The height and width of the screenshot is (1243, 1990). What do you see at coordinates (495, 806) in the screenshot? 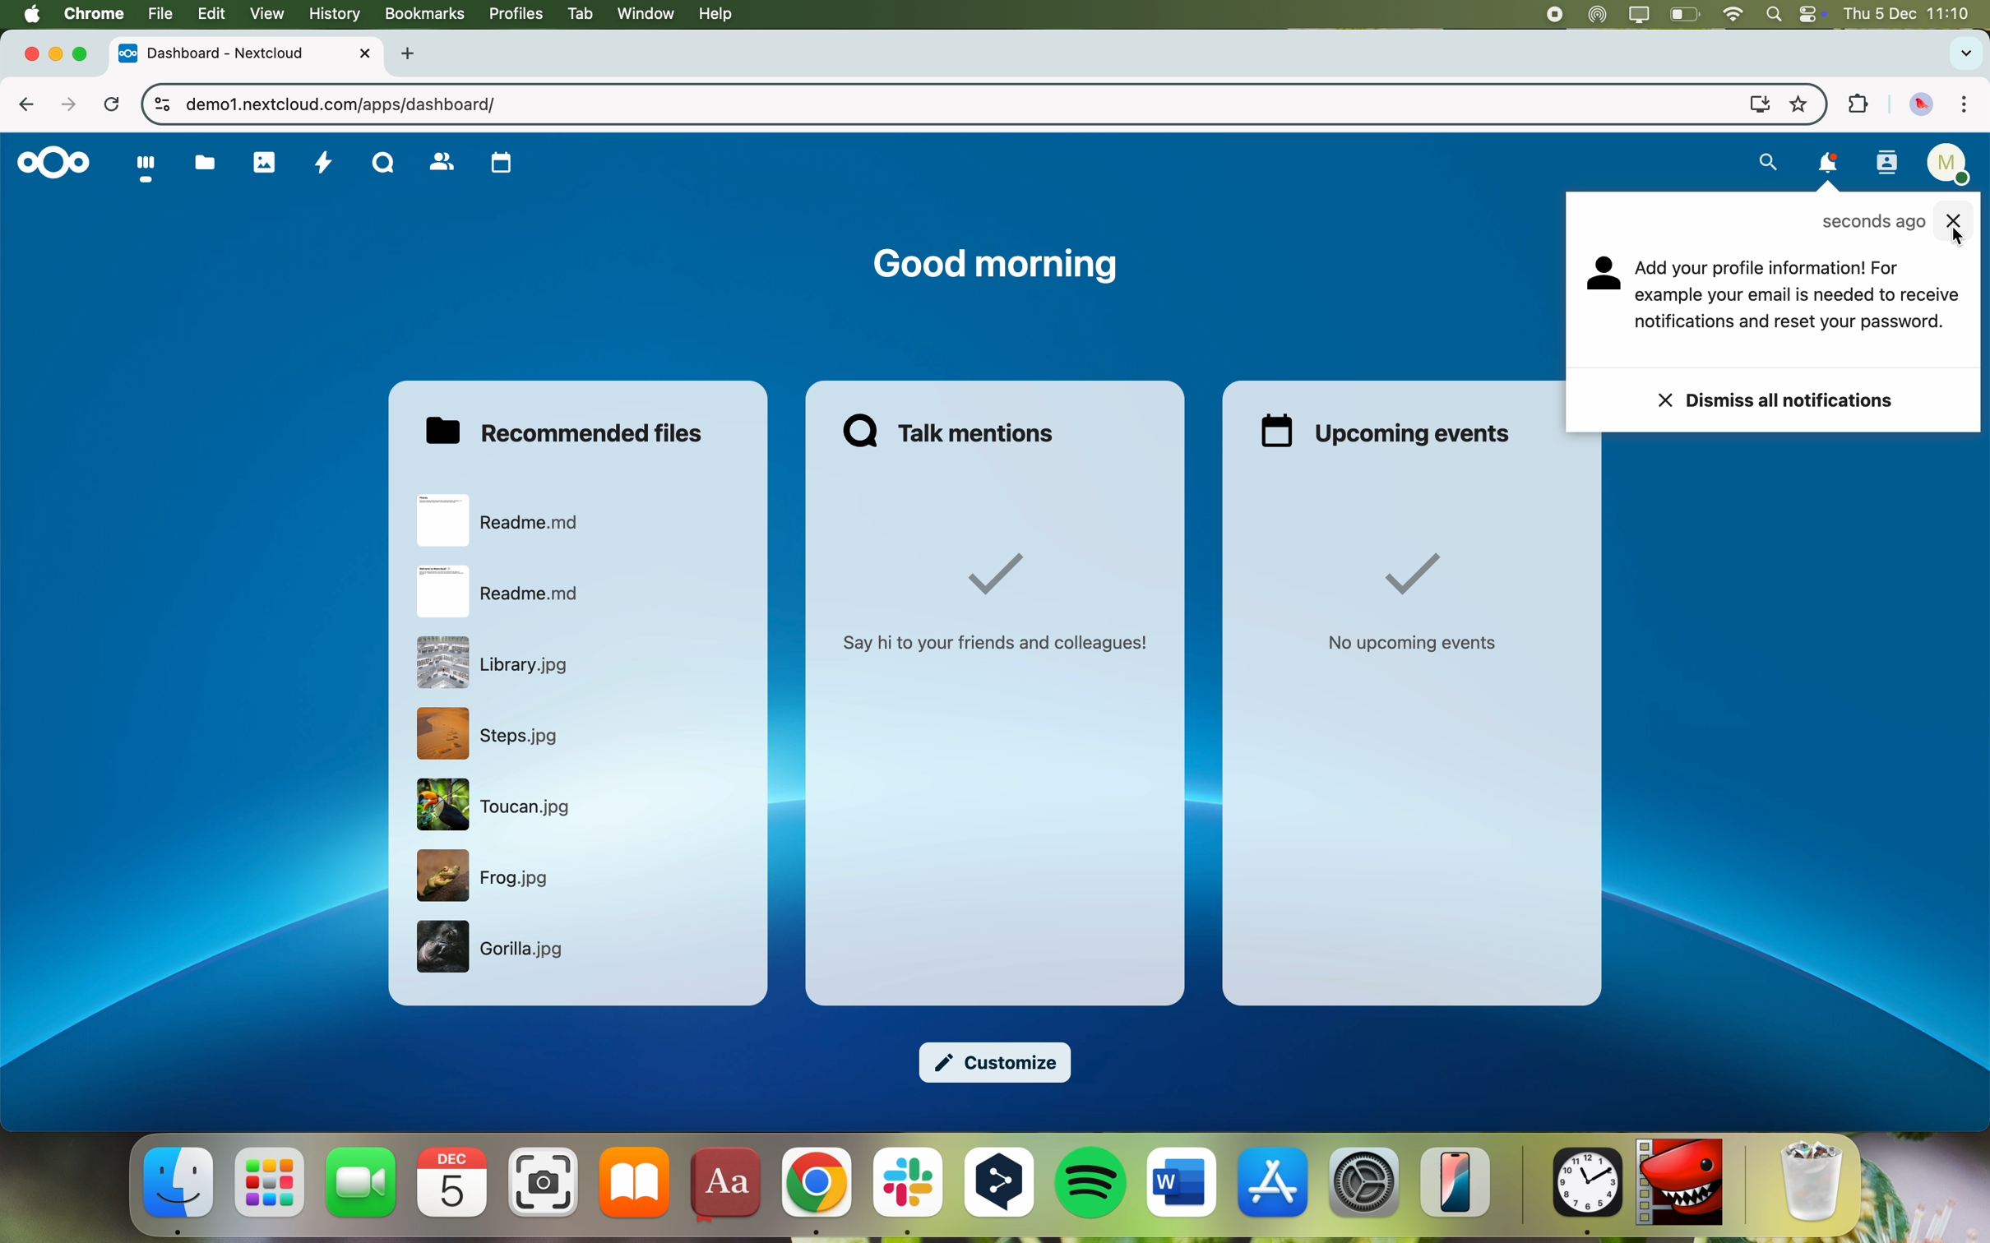
I see `file` at bounding box center [495, 806].